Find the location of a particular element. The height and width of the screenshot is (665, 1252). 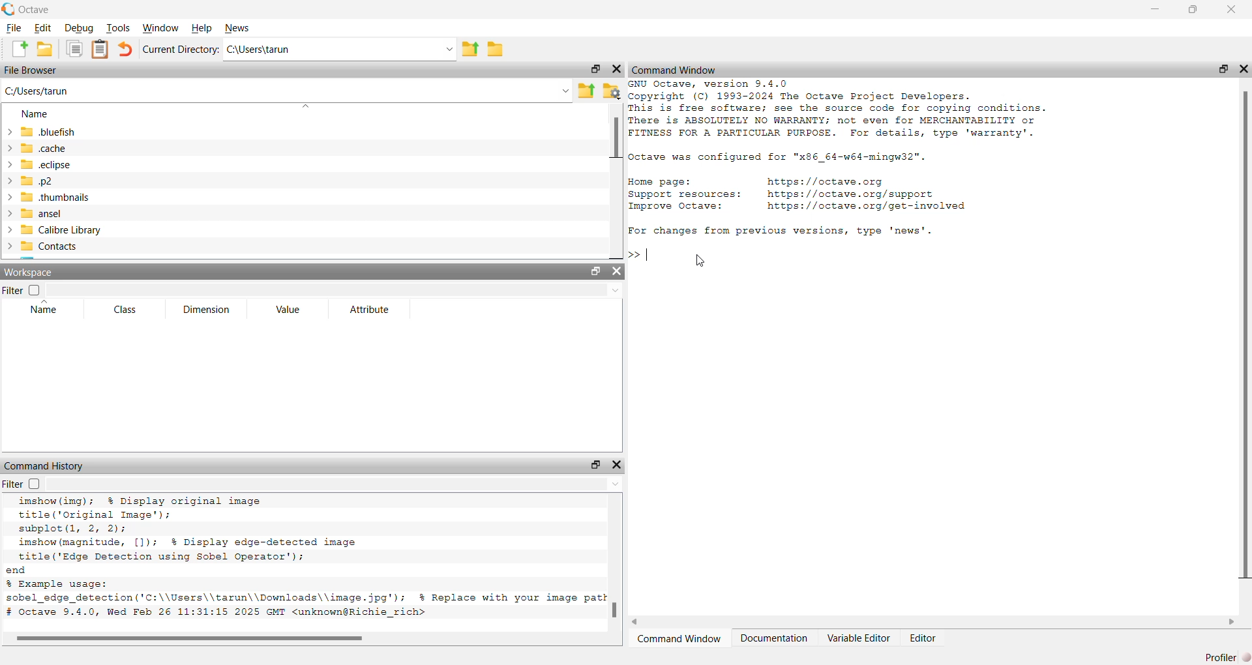

Edit is located at coordinates (44, 27).